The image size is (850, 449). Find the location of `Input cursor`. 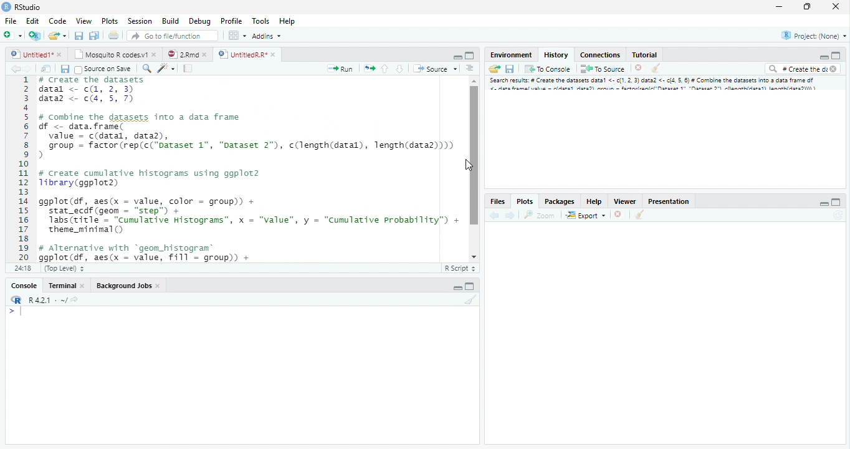

Input cursor is located at coordinates (19, 312).